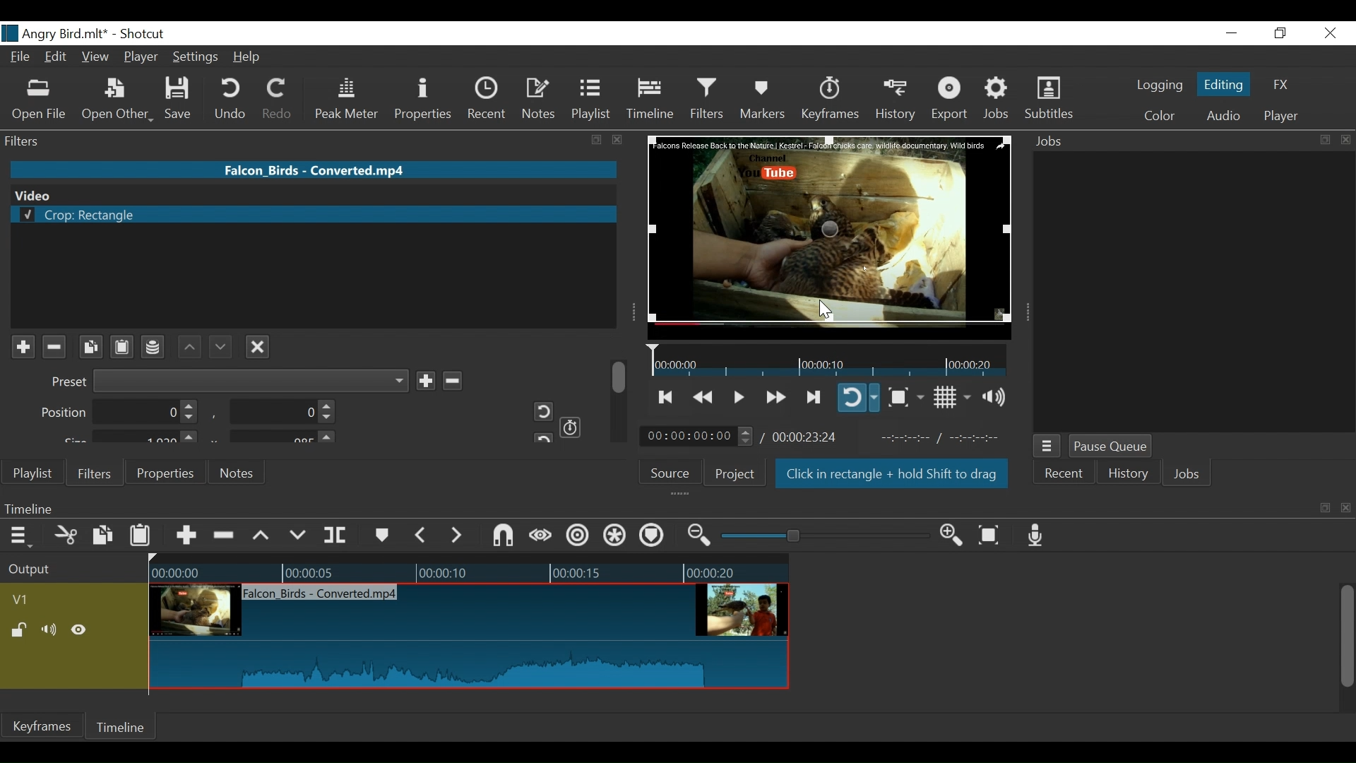 The width and height of the screenshot is (1356, 763). Describe the element at coordinates (858, 397) in the screenshot. I see `Toggle player looping` at that location.